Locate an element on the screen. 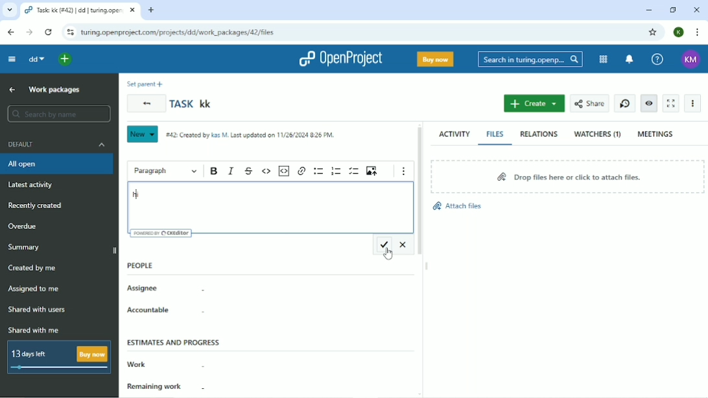 This screenshot has height=398, width=708. Back is located at coordinates (146, 103).